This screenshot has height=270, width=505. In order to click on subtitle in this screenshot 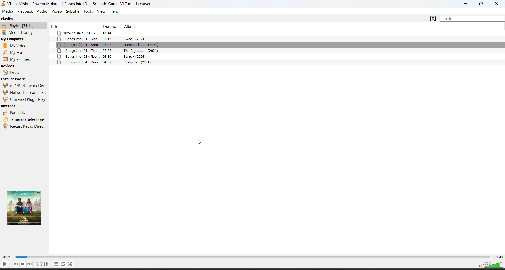, I will do `click(73, 11)`.